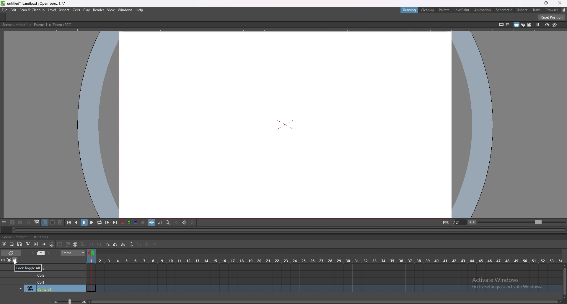 The image size is (567, 304). Describe the element at coordinates (55, 274) in the screenshot. I see `column 2` at that location.